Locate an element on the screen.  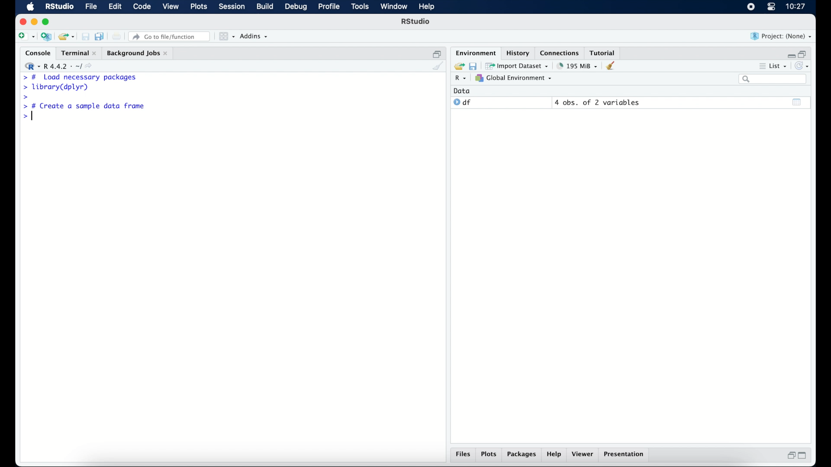
go to file/function is located at coordinates (170, 36).